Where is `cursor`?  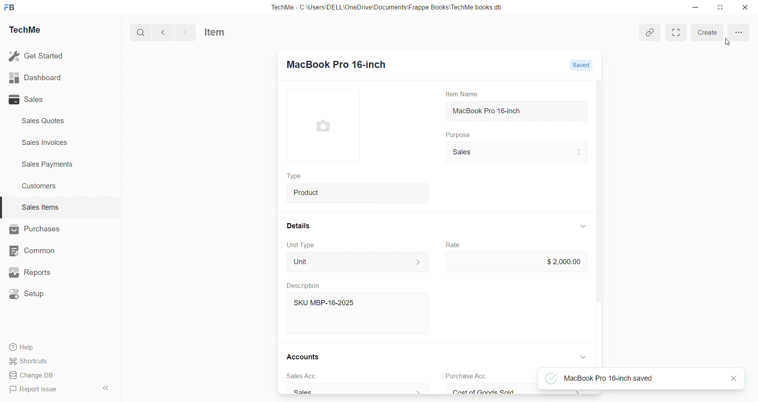
cursor is located at coordinates (728, 42).